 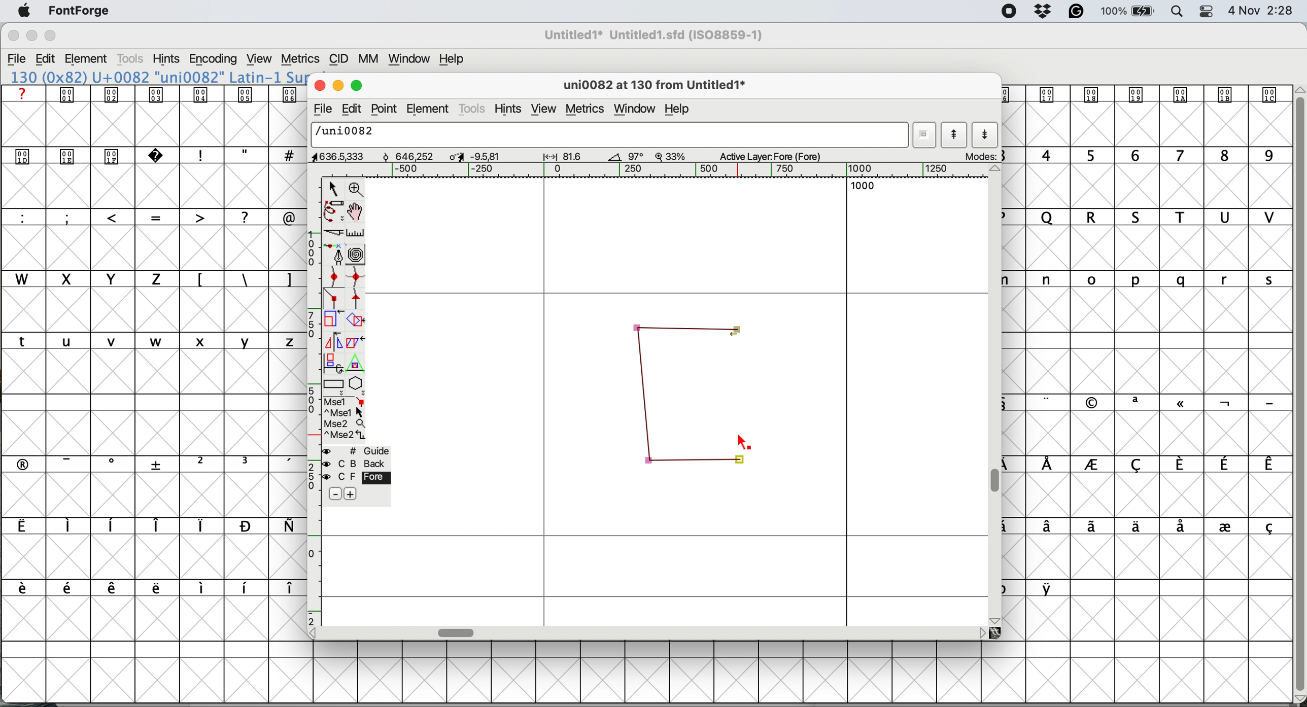 What do you see at coordinates (411, 59) in the screenshot?
I see `window` at bounding box center [411, 59].